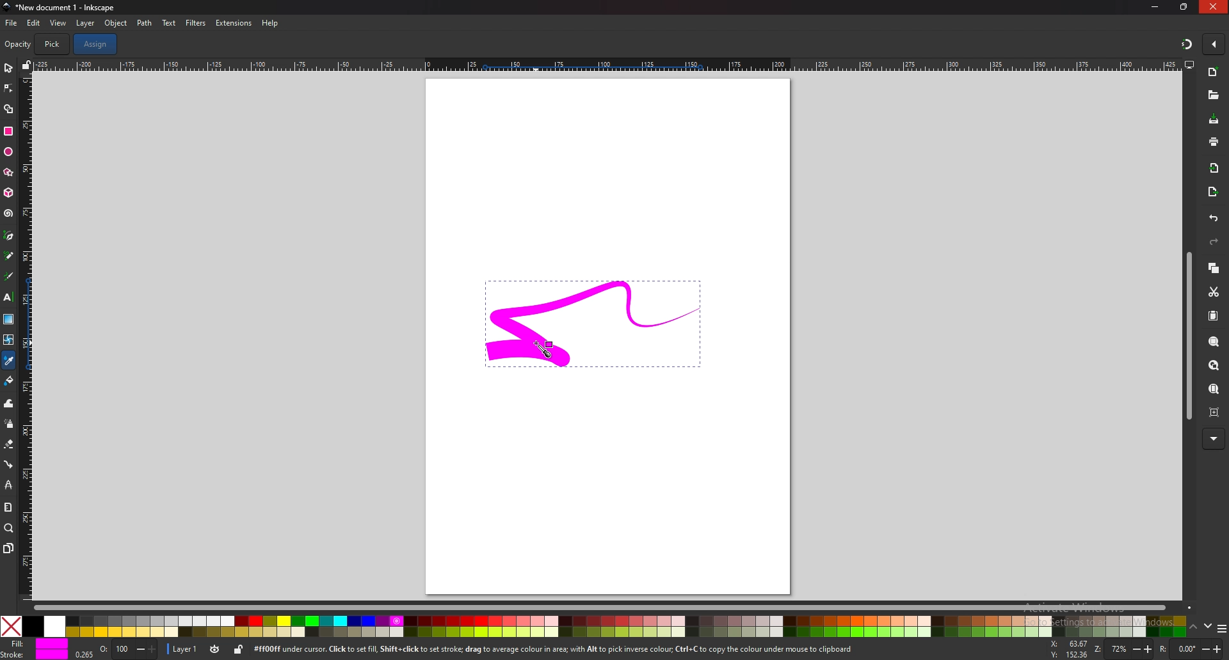 Image resolution: width=1229 pixels, height=660 pixels. I want to click on pen, so click(8, 235).